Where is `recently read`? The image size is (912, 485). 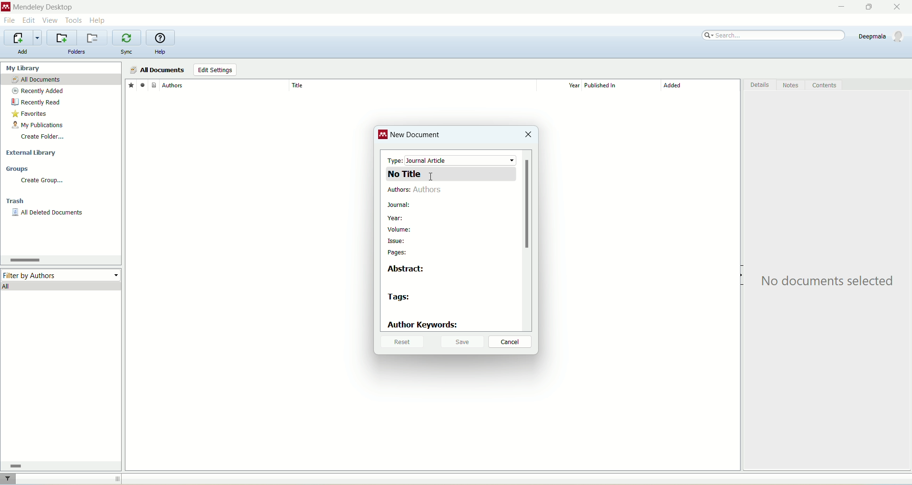
recently read is located at coordinates (36, 102).